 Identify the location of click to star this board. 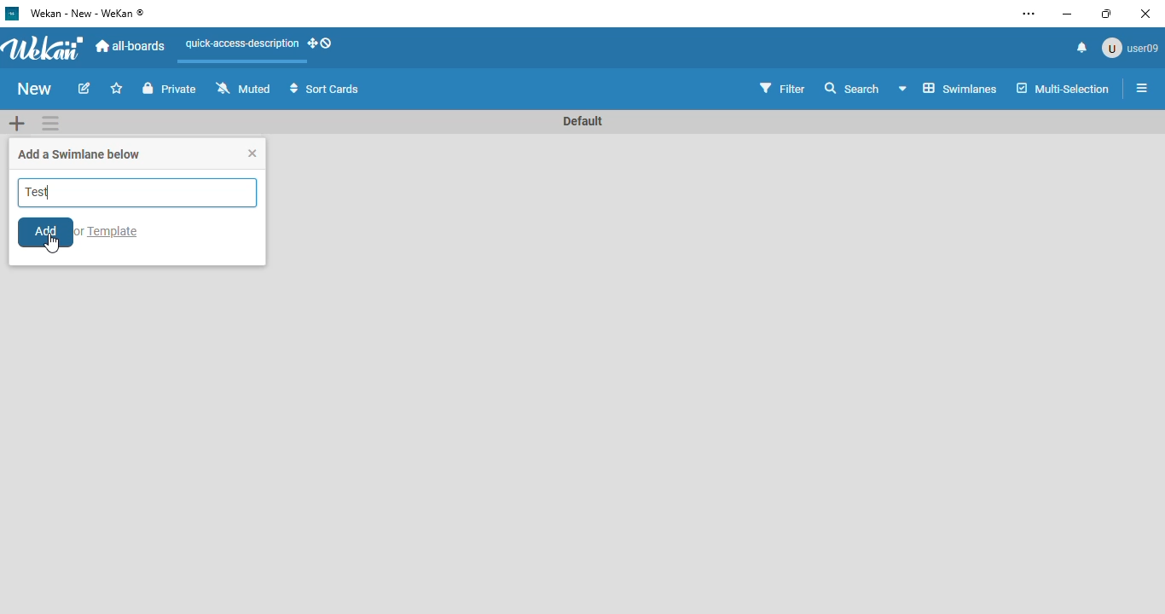
(118, 88).